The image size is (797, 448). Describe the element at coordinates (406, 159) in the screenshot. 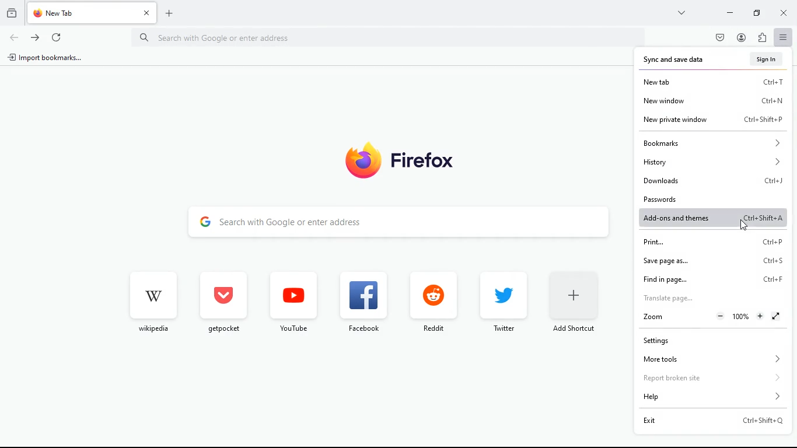

I see `firefox` at that location.